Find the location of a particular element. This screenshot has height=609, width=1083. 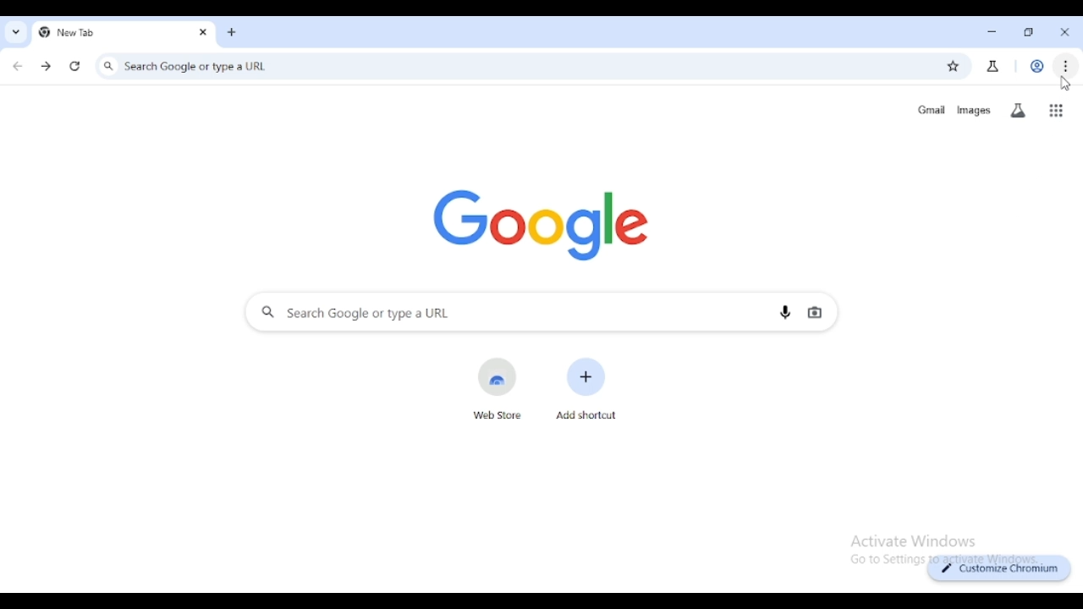

search google or type a URL is located at coordinates (513, 67).